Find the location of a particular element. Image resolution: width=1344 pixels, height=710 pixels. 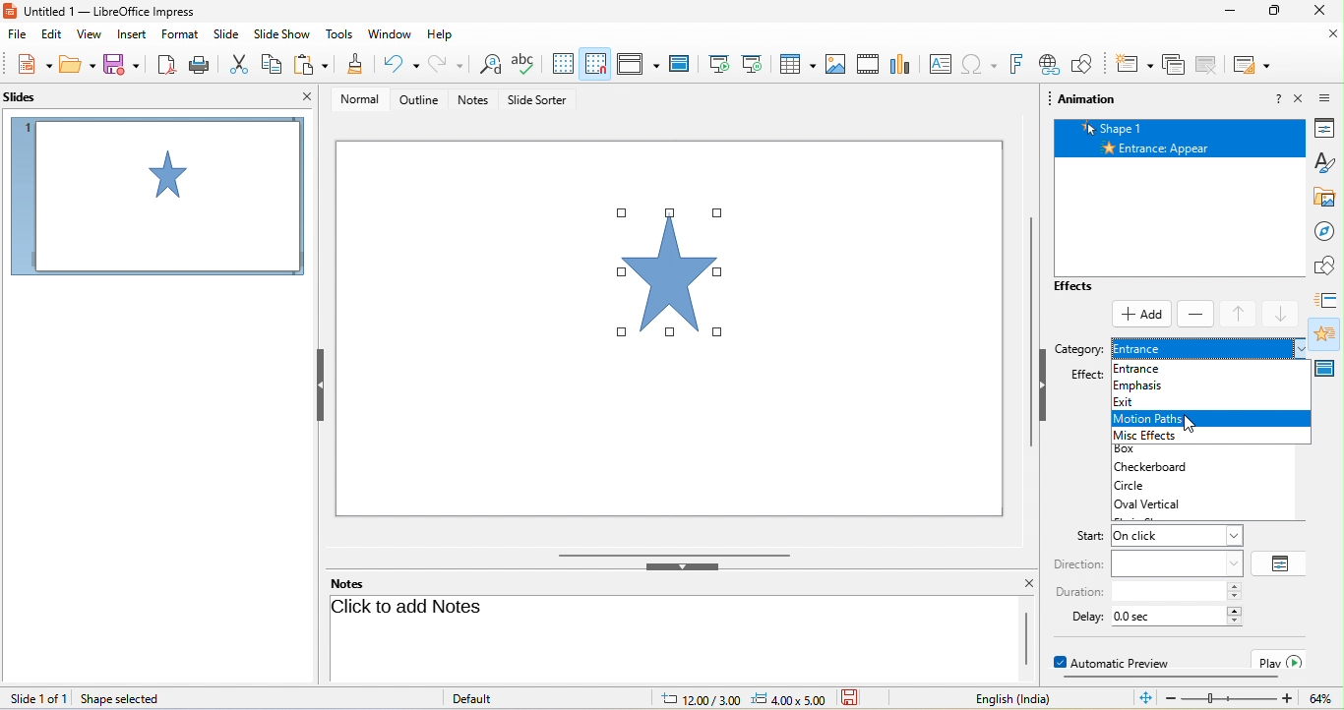

chart is located at coordinates (902, 63).